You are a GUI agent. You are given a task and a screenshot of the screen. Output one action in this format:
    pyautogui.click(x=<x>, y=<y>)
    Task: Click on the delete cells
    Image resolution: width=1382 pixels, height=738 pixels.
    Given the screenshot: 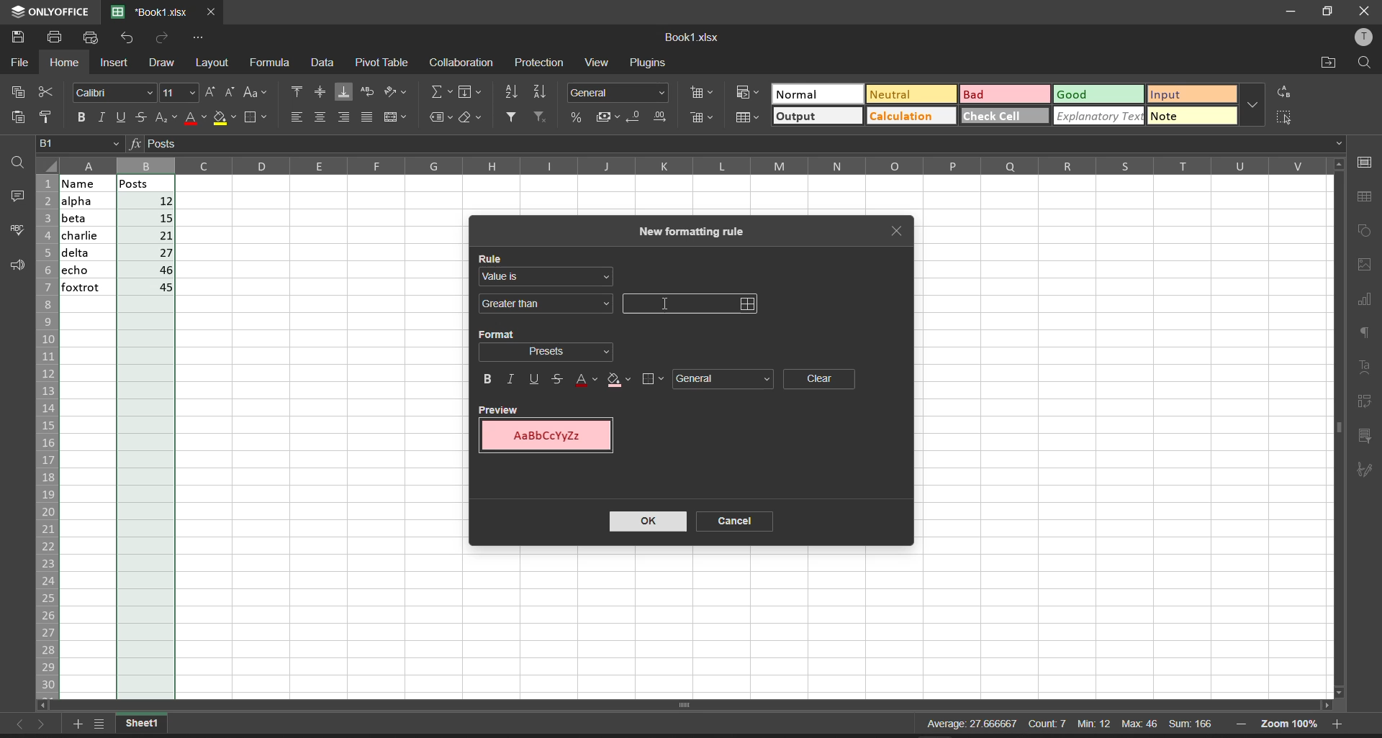 What is the action you would take?
    pyautogui.click(x=704, y=118)
    